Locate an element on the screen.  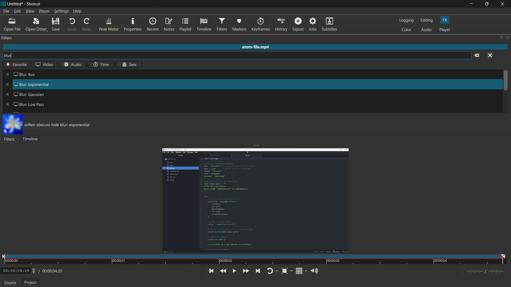
/ 00:00:04:20 is located at coordinates (51, 271).